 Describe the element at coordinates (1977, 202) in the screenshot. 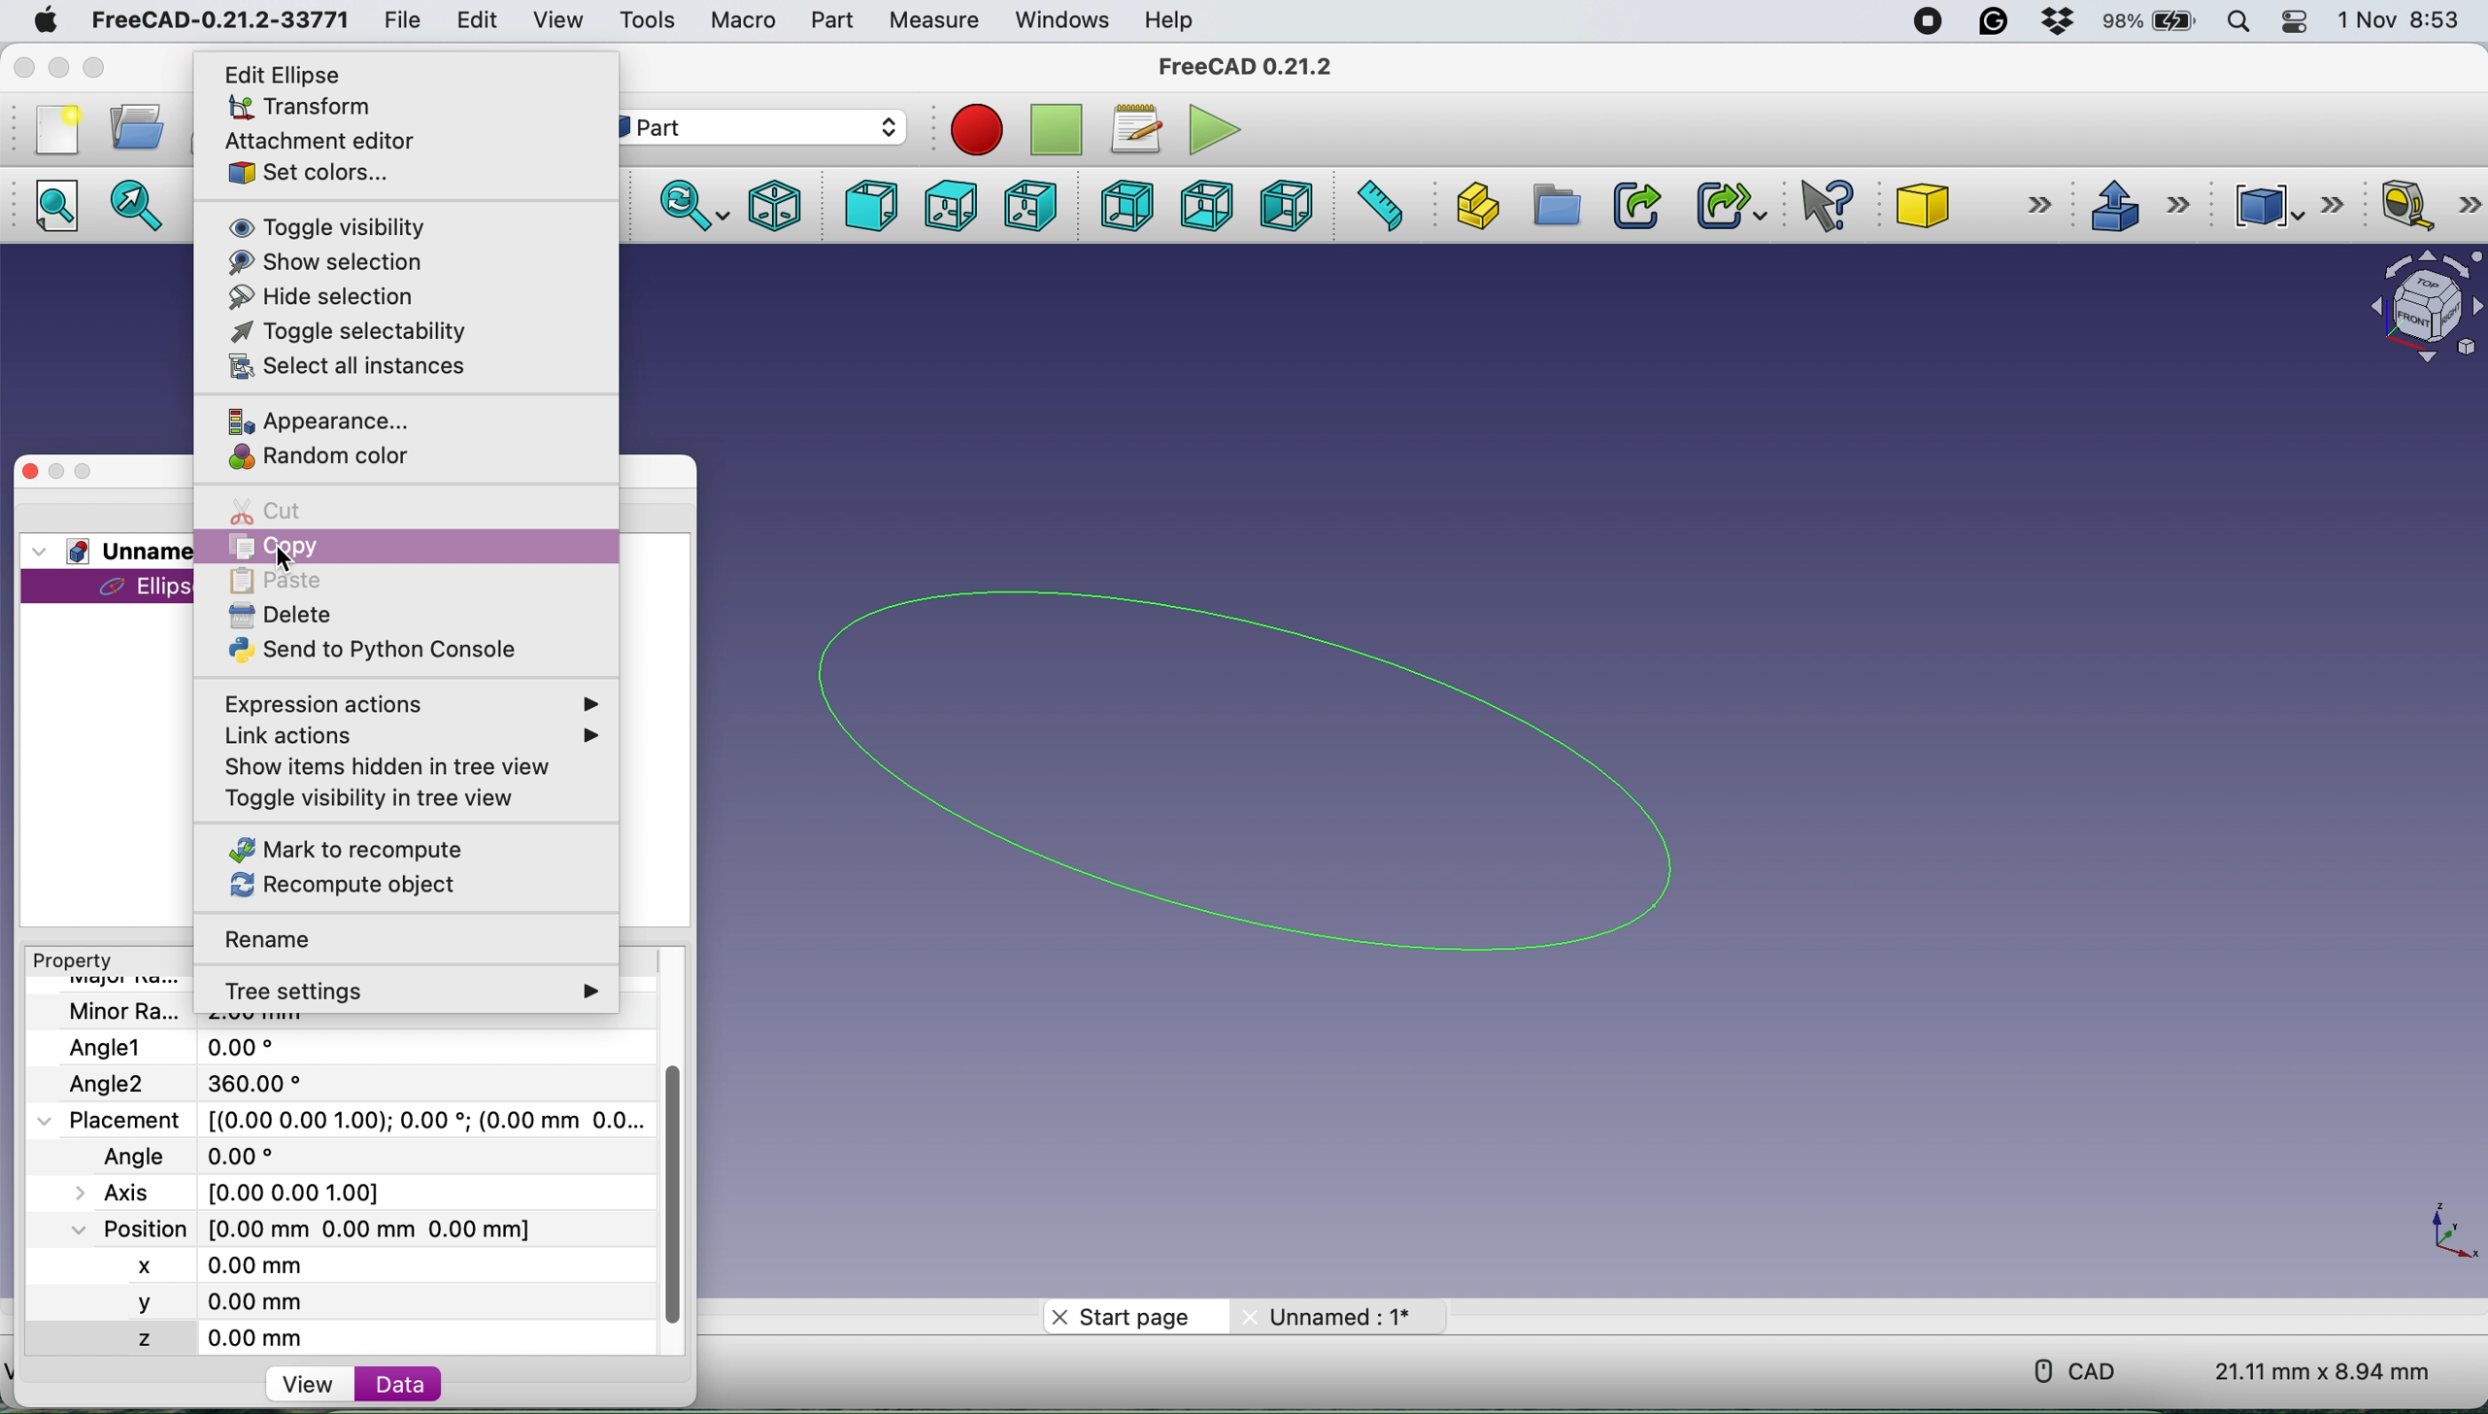

I see `cube` at that location.